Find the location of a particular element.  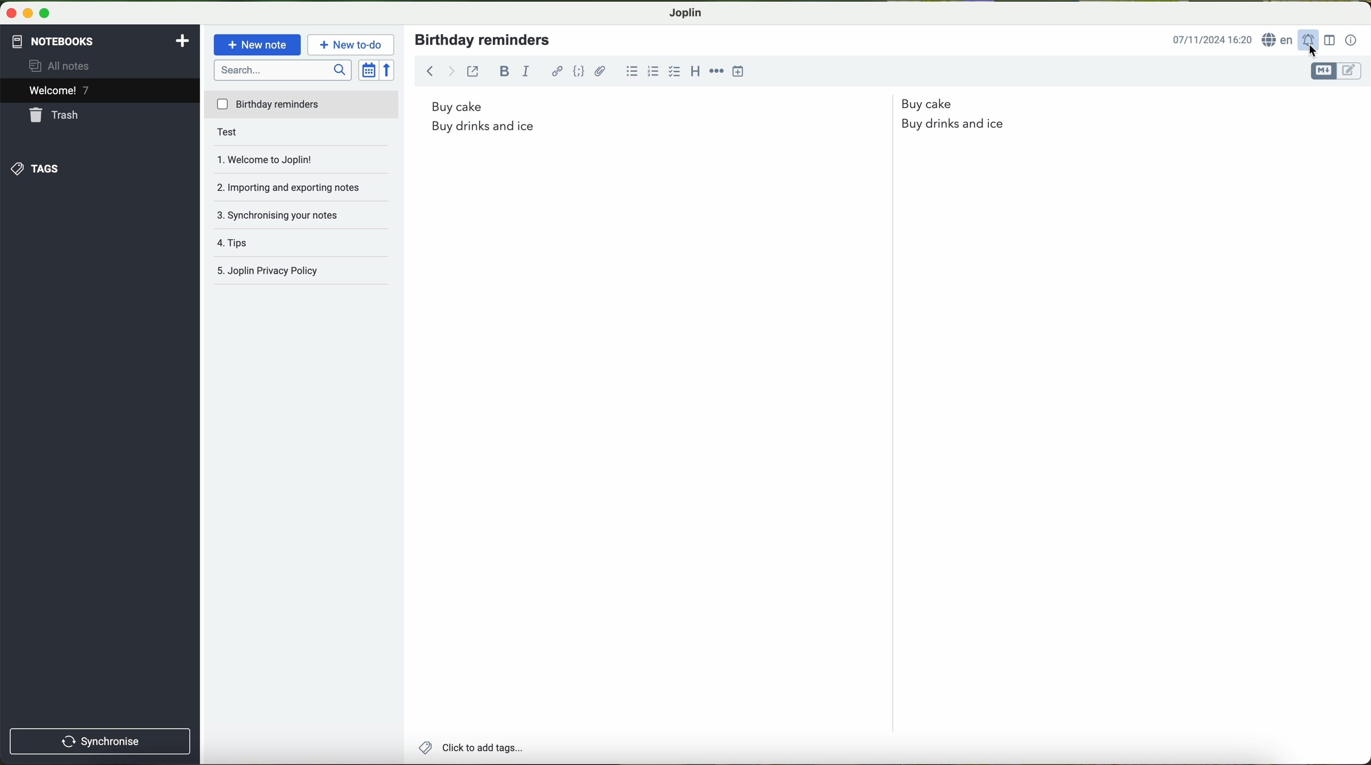

heading is located at coordinates (695, 72).